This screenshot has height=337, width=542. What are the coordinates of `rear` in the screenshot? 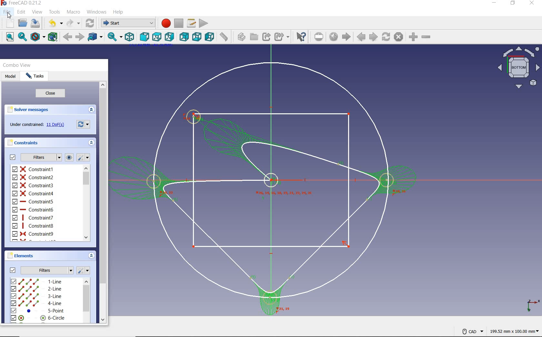 It's located at (185, 37).